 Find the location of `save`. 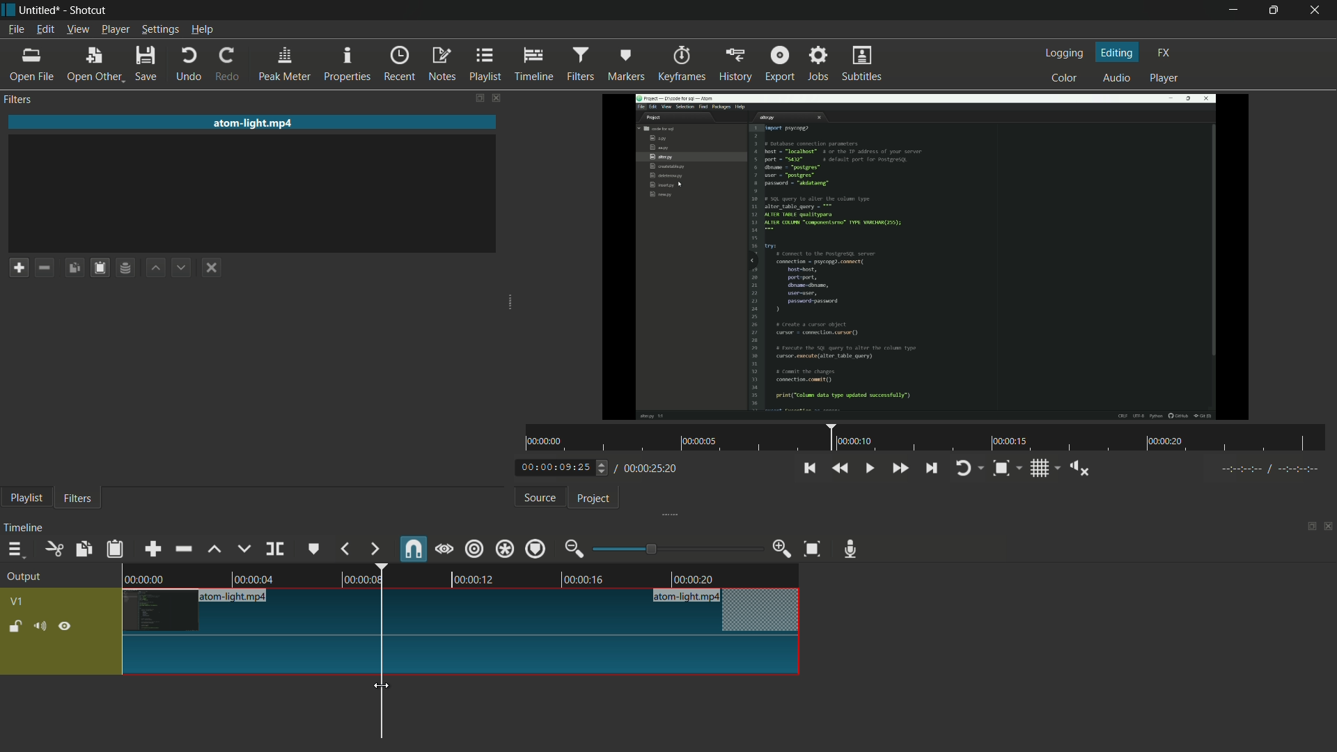

save is located at coordinates (147, 63).